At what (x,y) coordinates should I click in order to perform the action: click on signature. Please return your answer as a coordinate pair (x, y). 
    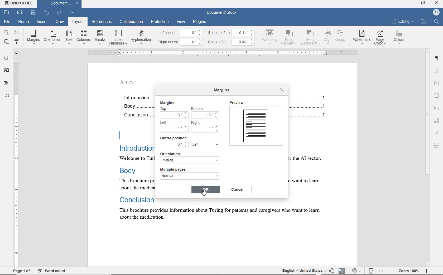
    Looking at the image, I should click on (436, 145).